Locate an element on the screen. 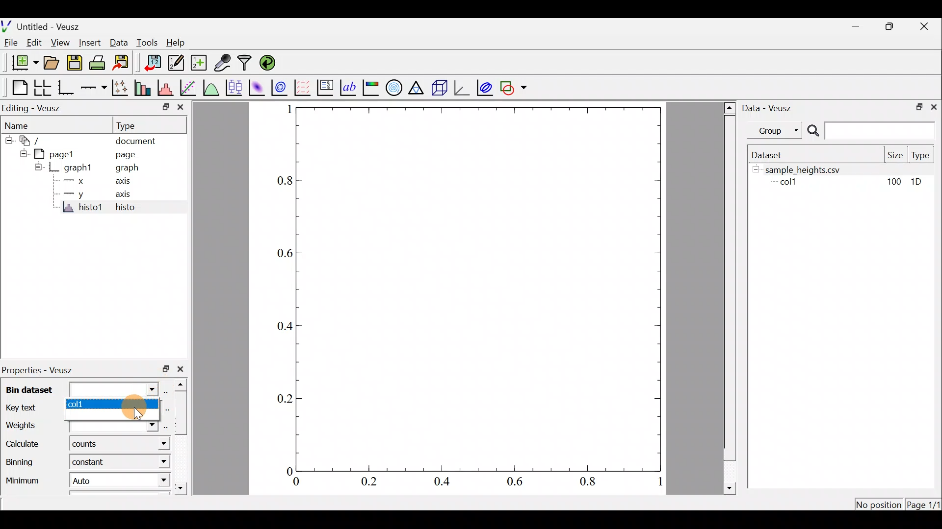 The height and width of the screenshot is (529, 942). 0.8 is located at coordinates (591, 483).